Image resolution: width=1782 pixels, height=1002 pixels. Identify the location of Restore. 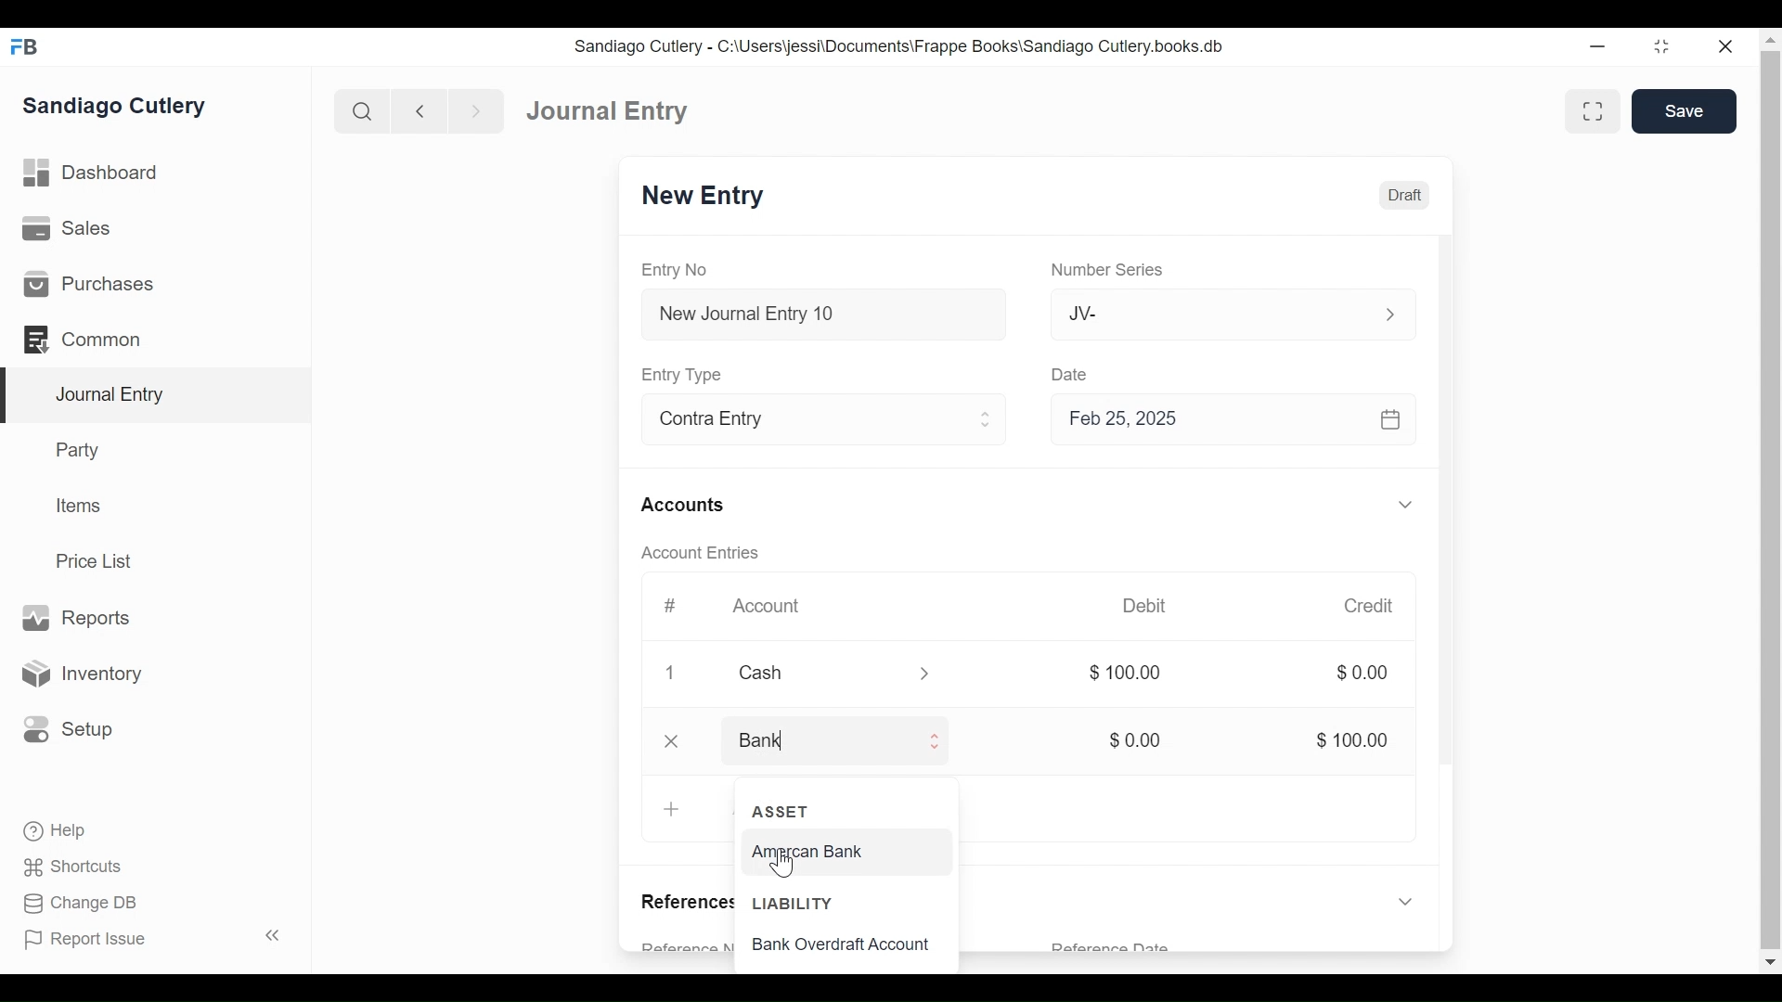
(1659, 46).